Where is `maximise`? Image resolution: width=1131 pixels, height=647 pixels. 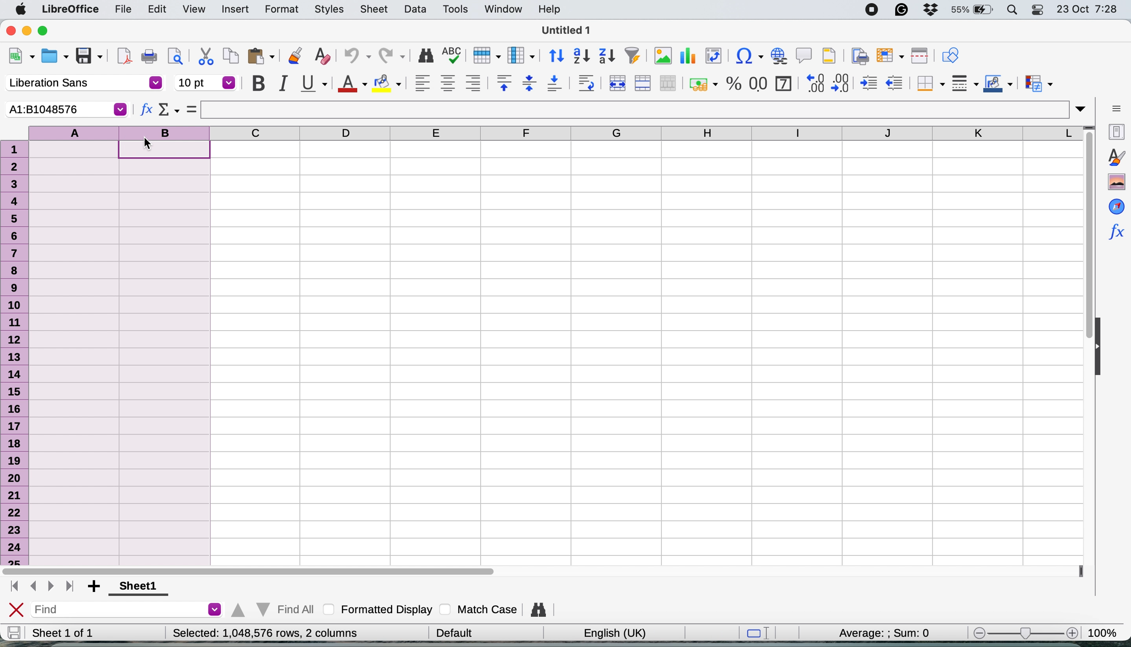
maximise is located at coordinates (47, 32).